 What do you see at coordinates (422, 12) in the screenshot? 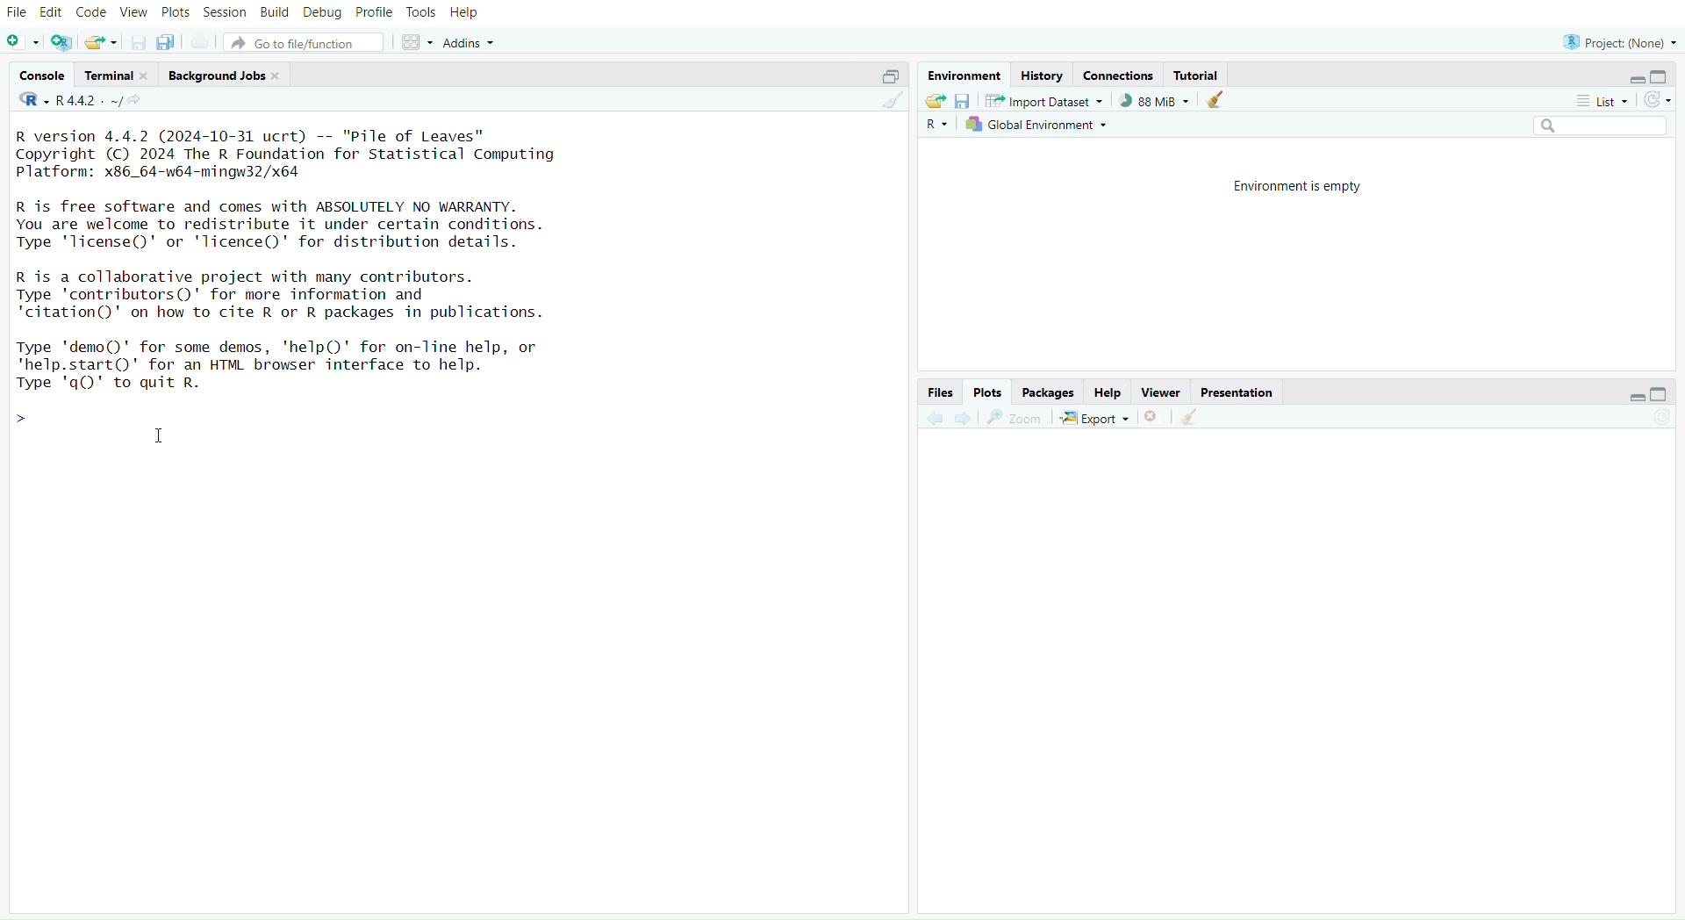
I see `tools` at bounding box center [422, 12].